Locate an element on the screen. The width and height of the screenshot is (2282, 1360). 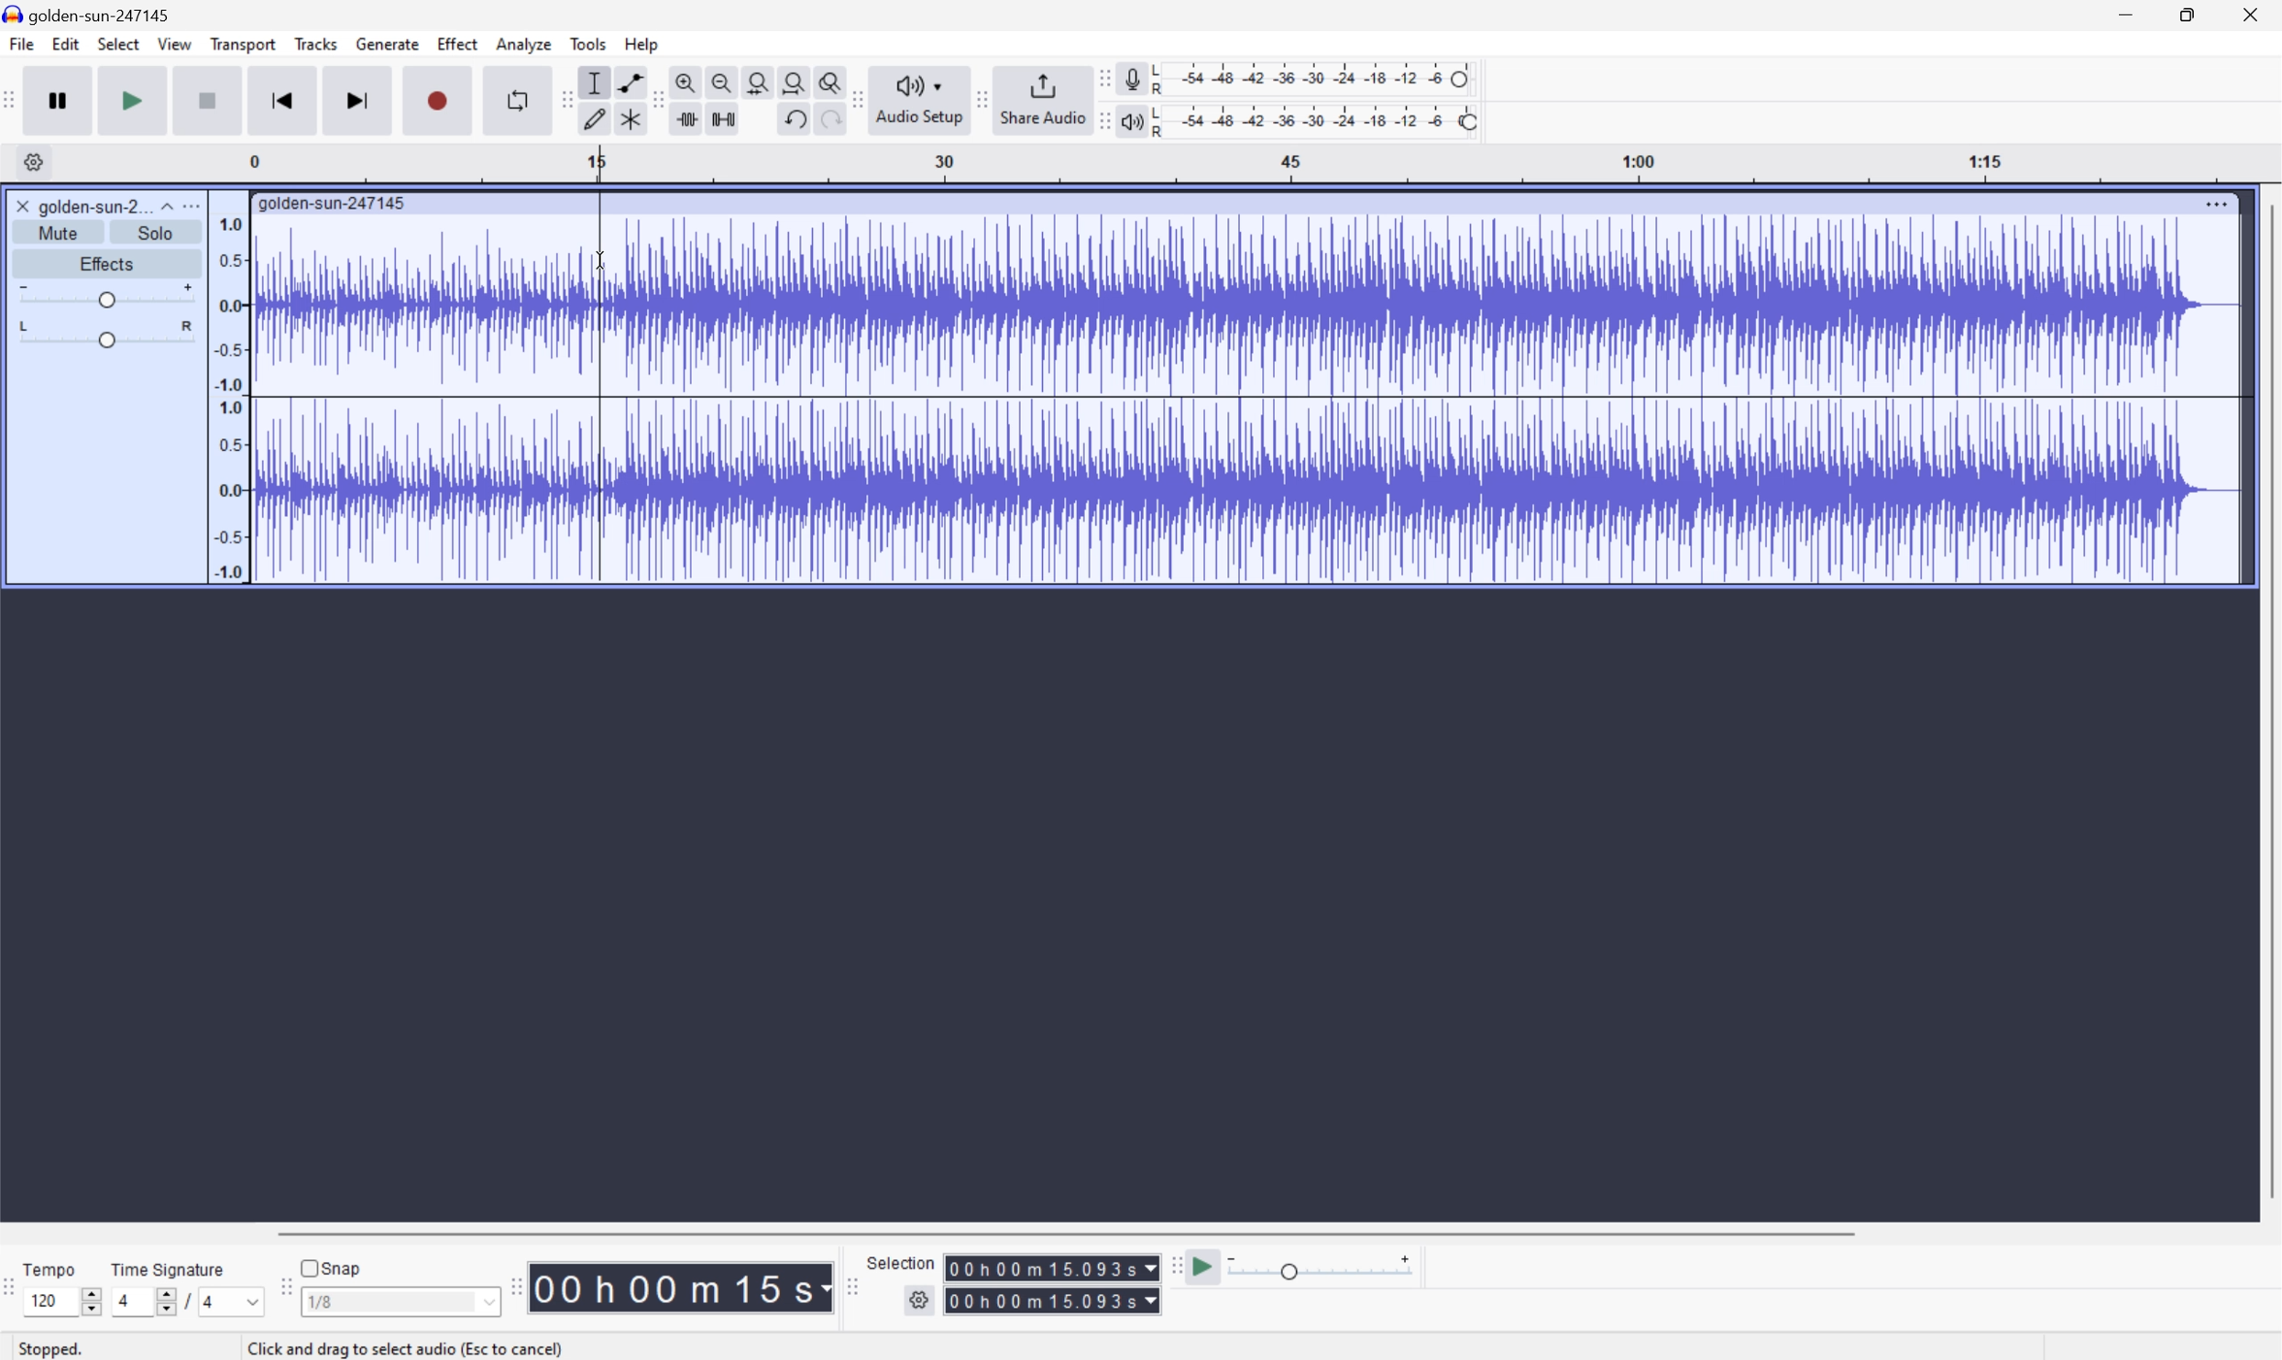
Play is located at coordinates (134, 101).